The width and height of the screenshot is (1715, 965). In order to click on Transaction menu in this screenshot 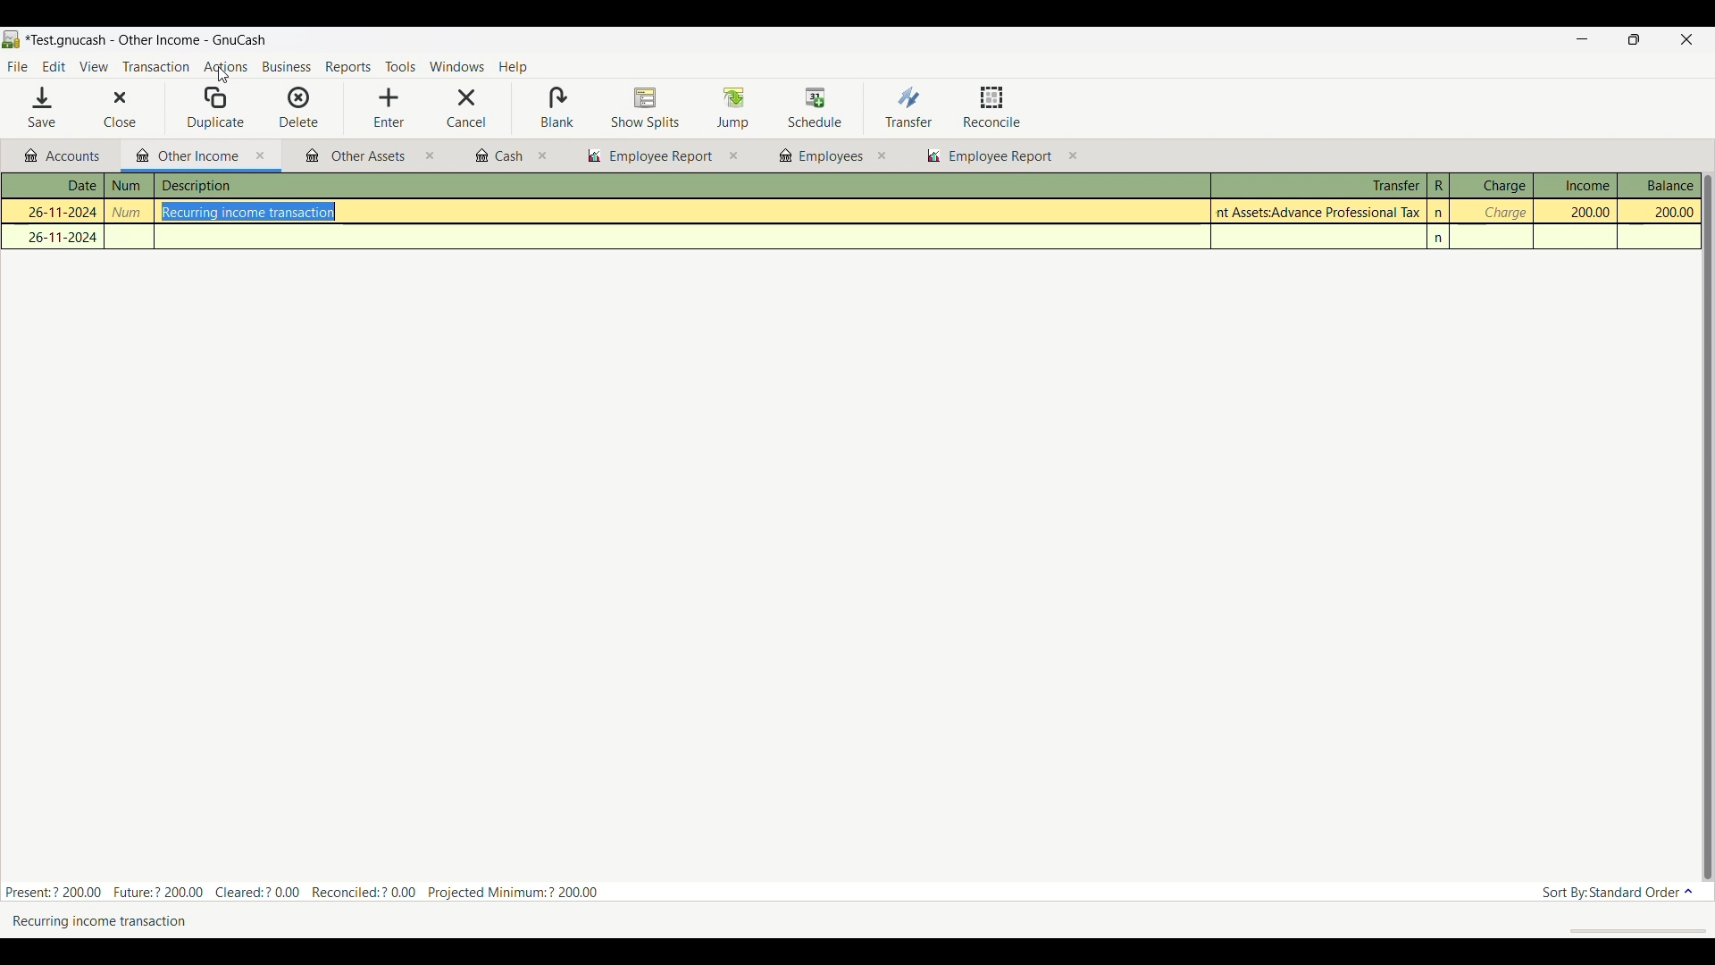, I will do `click(155, 67)`.